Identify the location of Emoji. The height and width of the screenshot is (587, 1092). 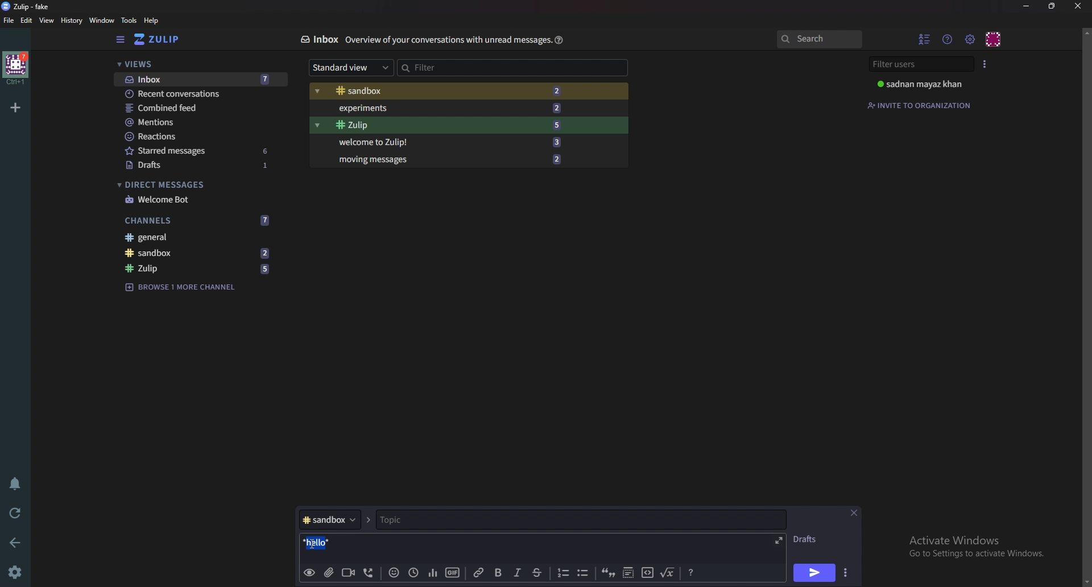
(395, 572).